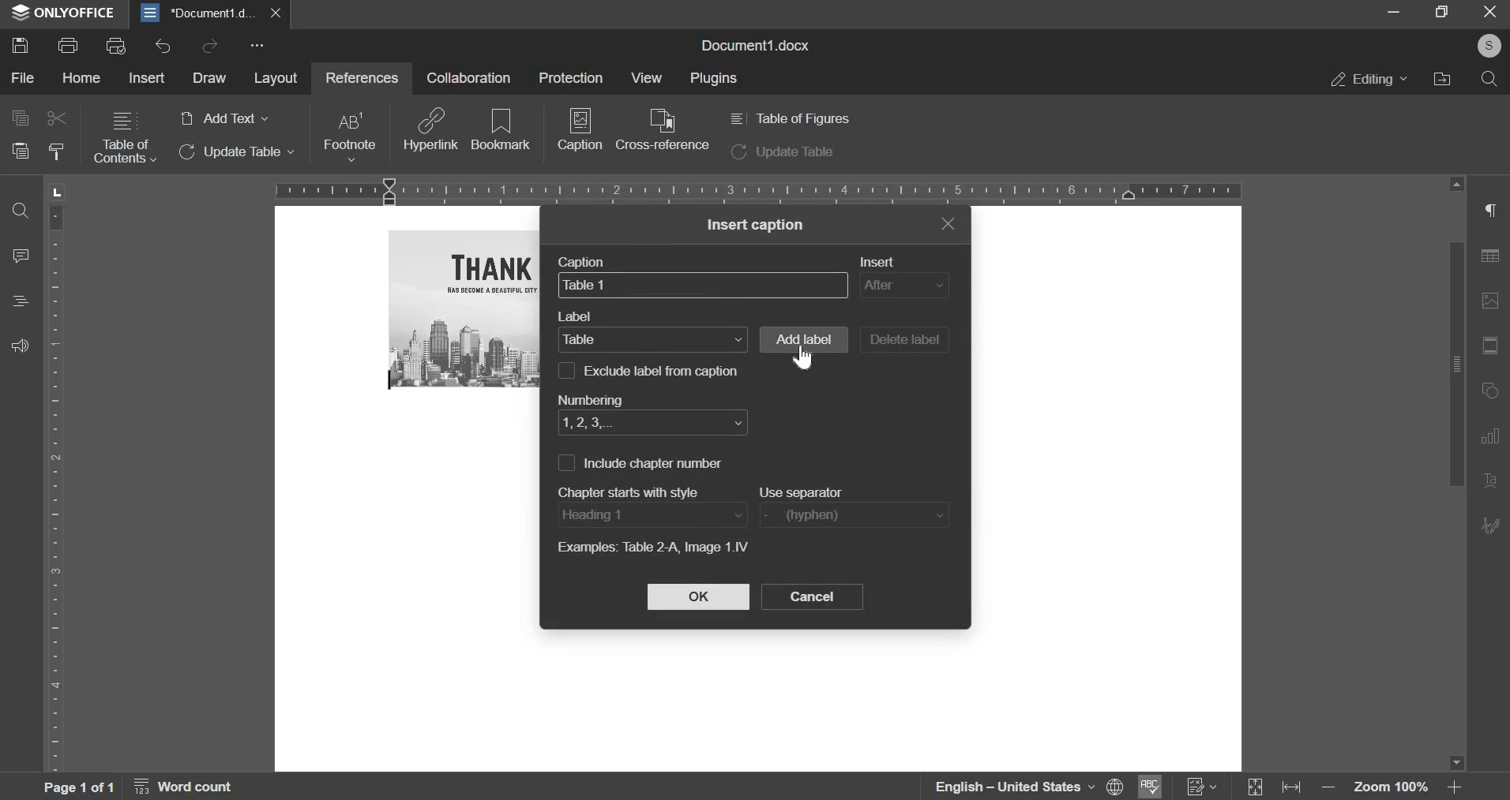  Describe the element at coordinates (1295, 789) in the screenshot. I see `fit` at that location.